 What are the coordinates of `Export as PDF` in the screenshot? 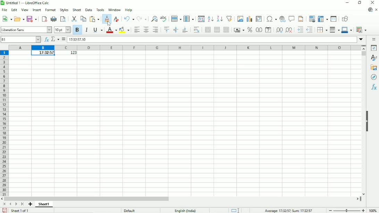 It's located at (44, 19).